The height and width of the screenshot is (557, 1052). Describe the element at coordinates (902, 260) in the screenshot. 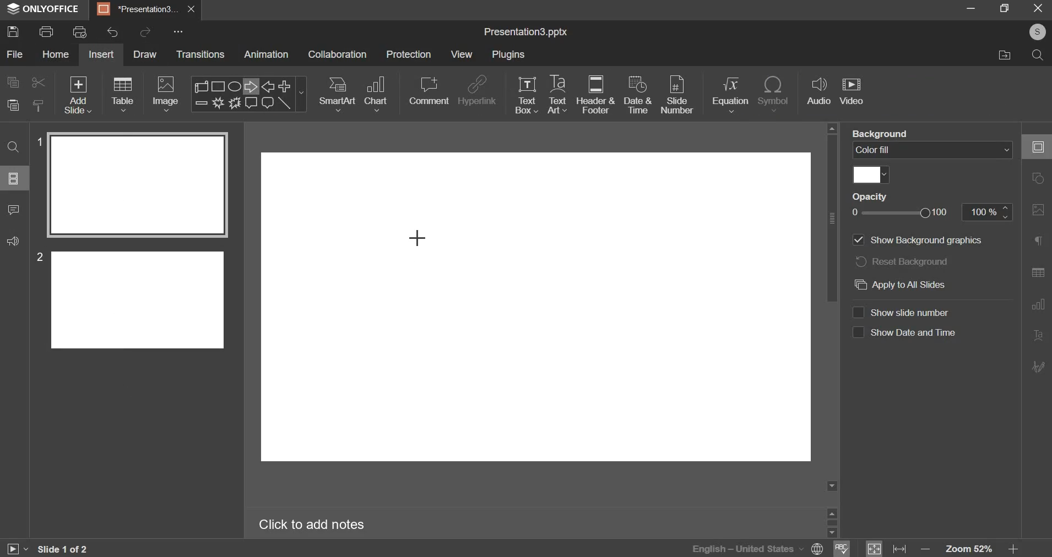

I see `restore background` at that location.